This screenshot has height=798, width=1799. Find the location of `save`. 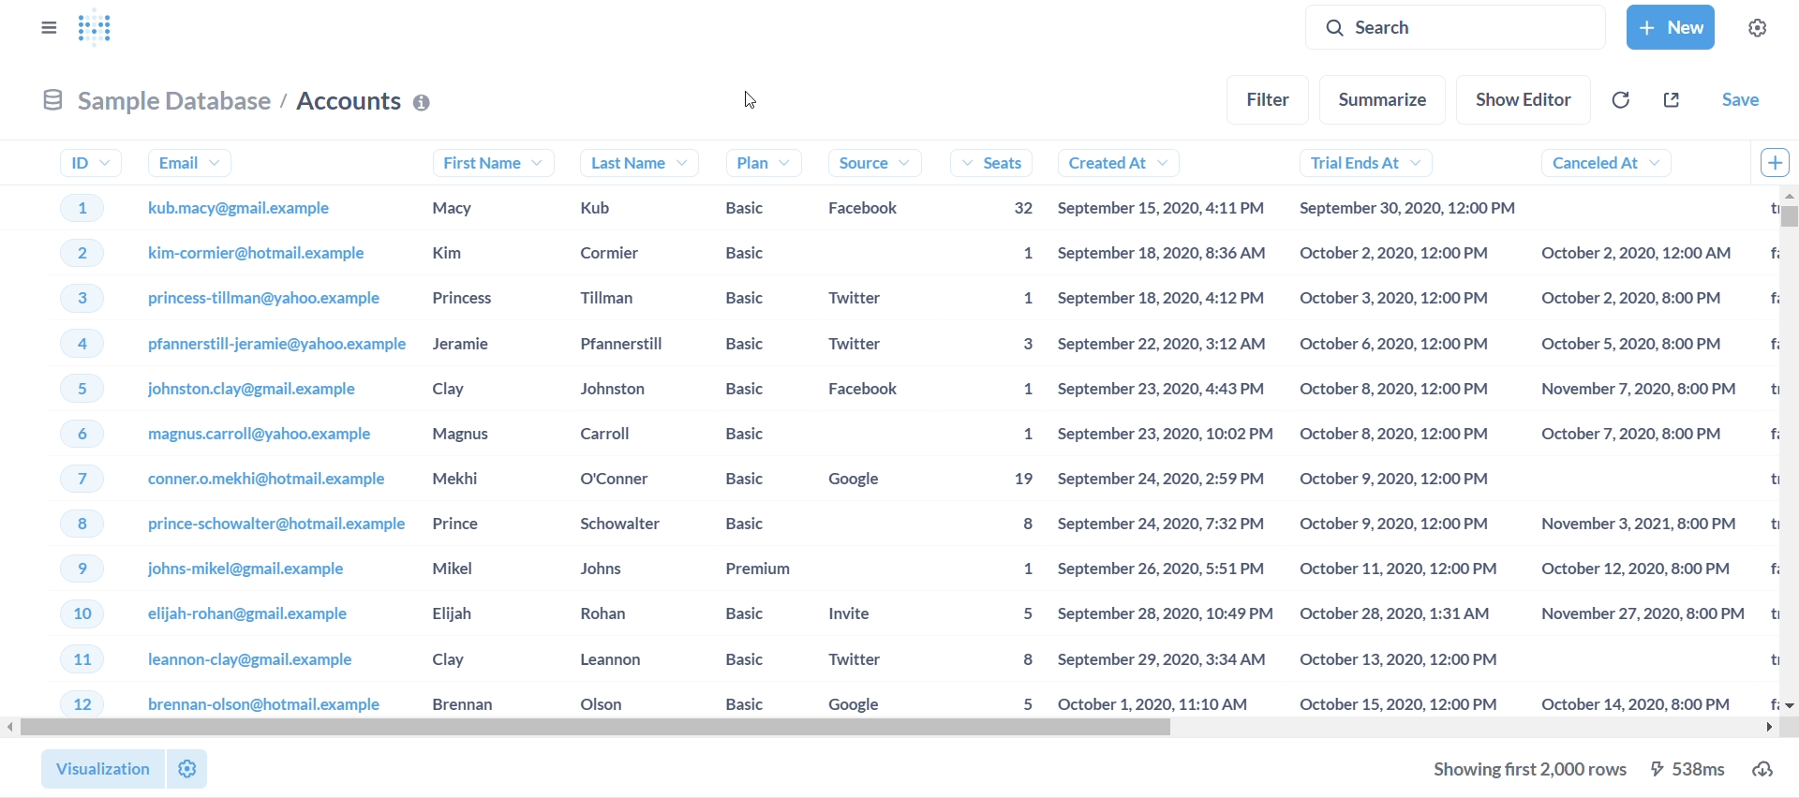

save is located at coordinates (1743, 98).